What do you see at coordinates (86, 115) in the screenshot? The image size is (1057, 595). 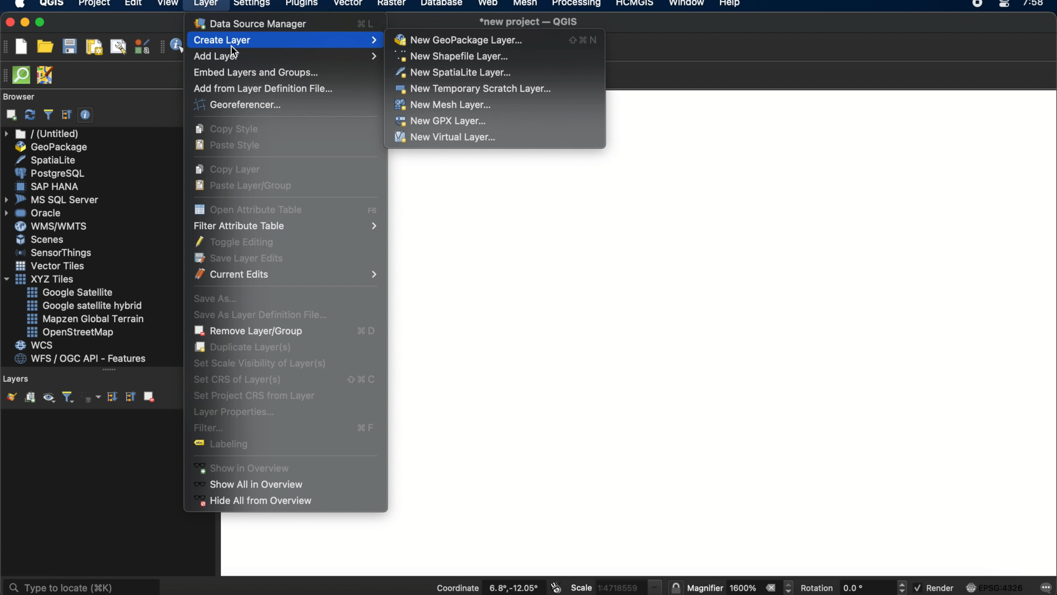 I see `enable/disable properties widget` at bounding box center [86, 115].